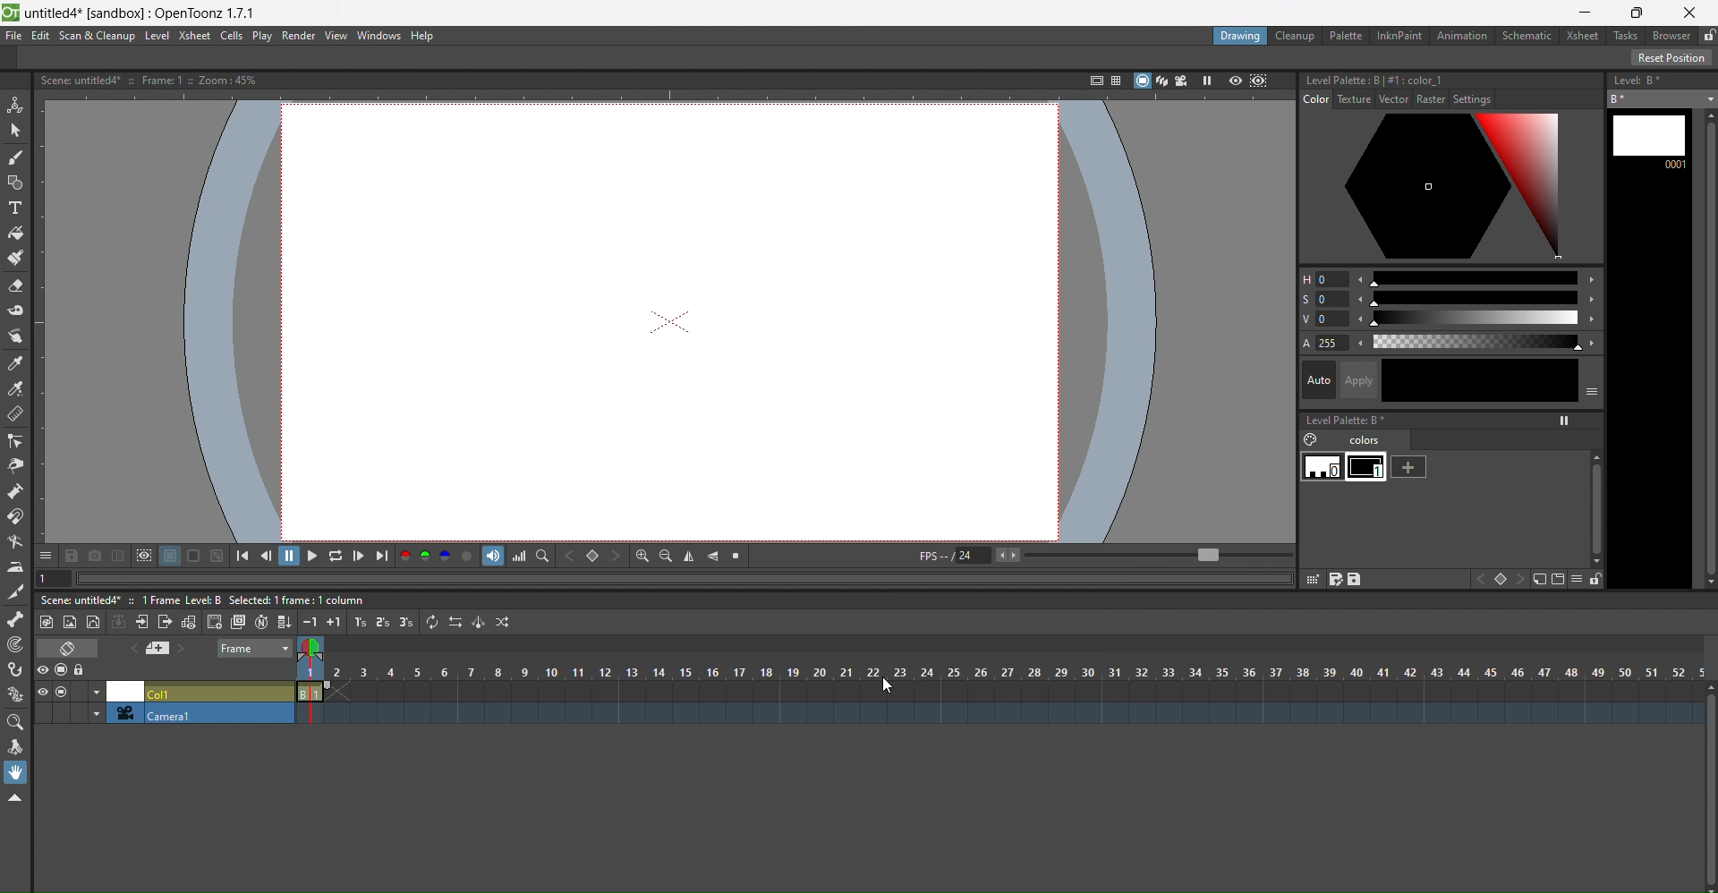  Describe the element at coordinates (1297, 36) in the screenshot. I see `cleanup` at that location.